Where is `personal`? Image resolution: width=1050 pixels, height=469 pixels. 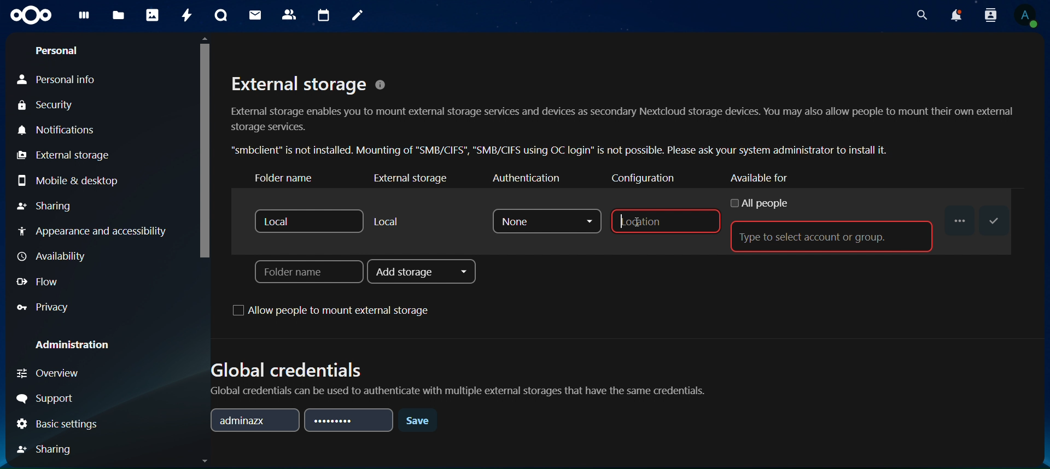
personal is located at coordinates (59, 49).